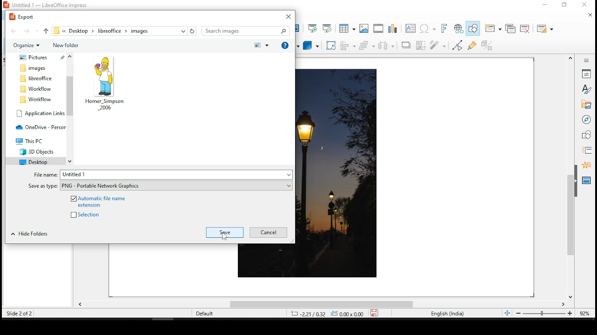 The image size is (597, 335). Describe the element at coordinates (24, 17) in the screenshot. I see `export` at that location.